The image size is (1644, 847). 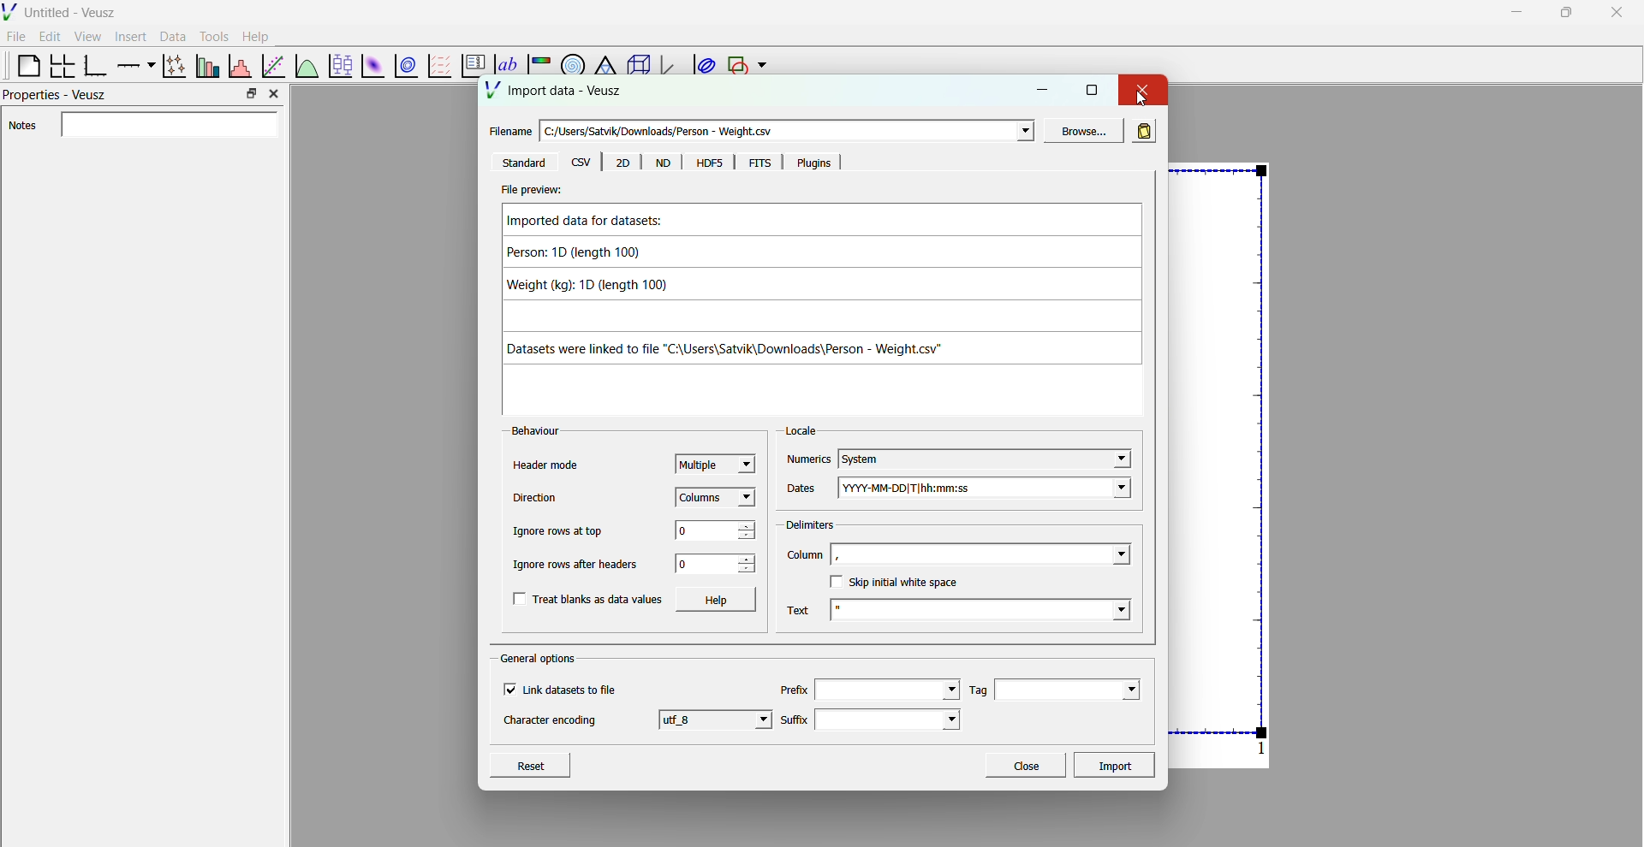 I want to click on Plugins, so click(x=809, y=162).